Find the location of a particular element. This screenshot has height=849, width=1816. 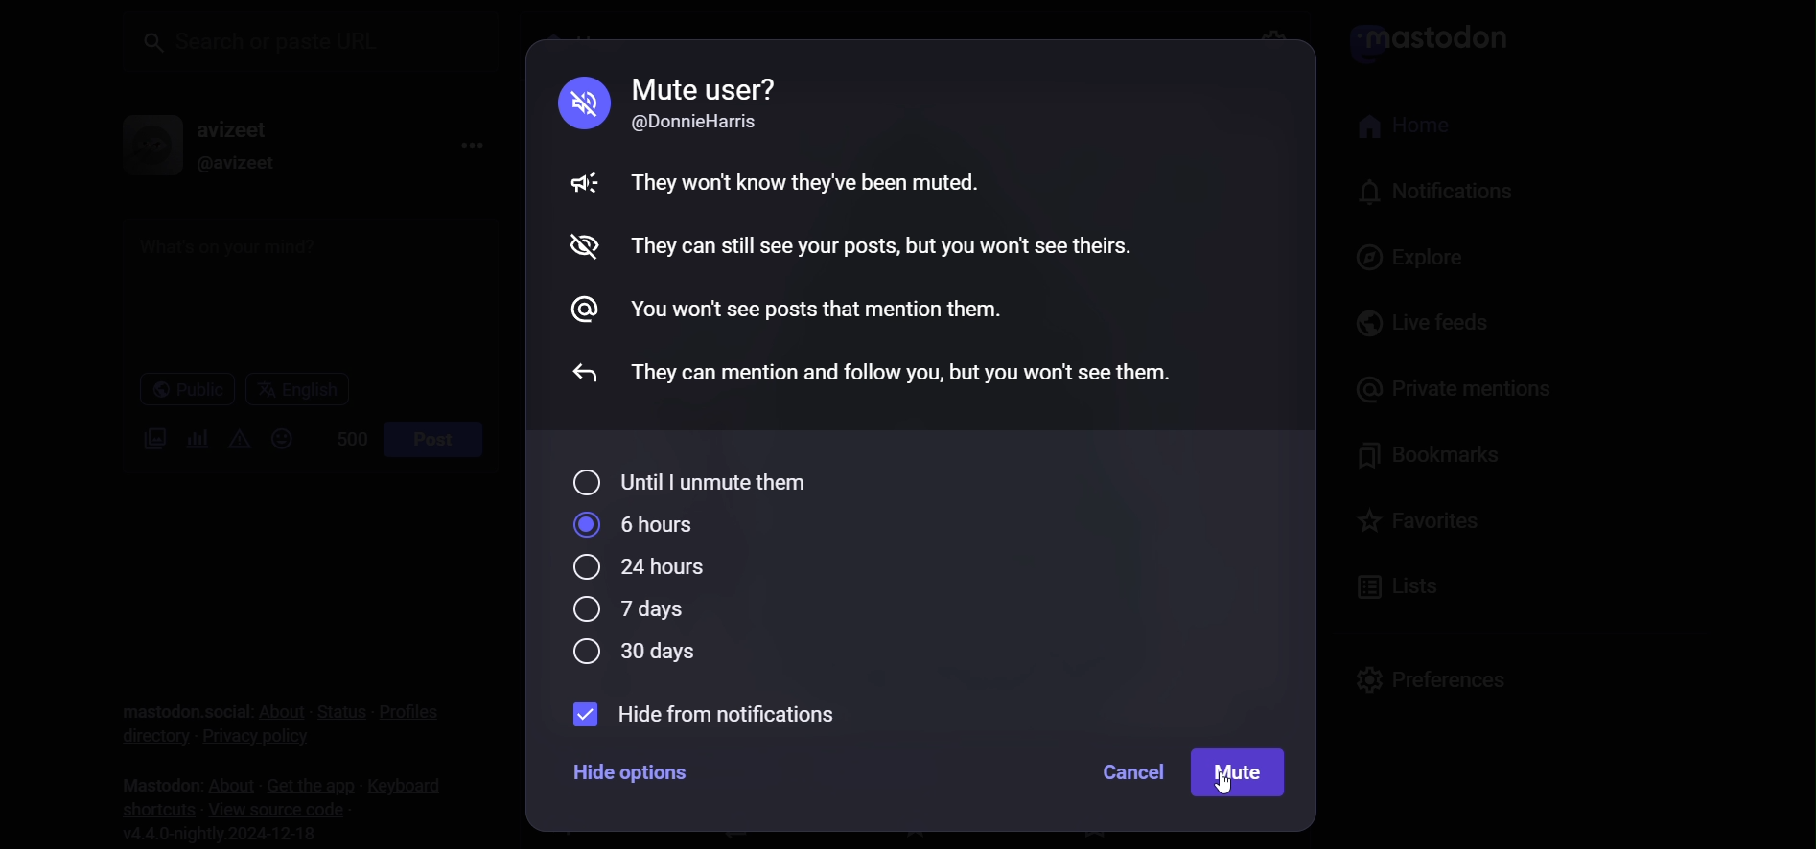

cursor is located at coordinates (1226, 796).